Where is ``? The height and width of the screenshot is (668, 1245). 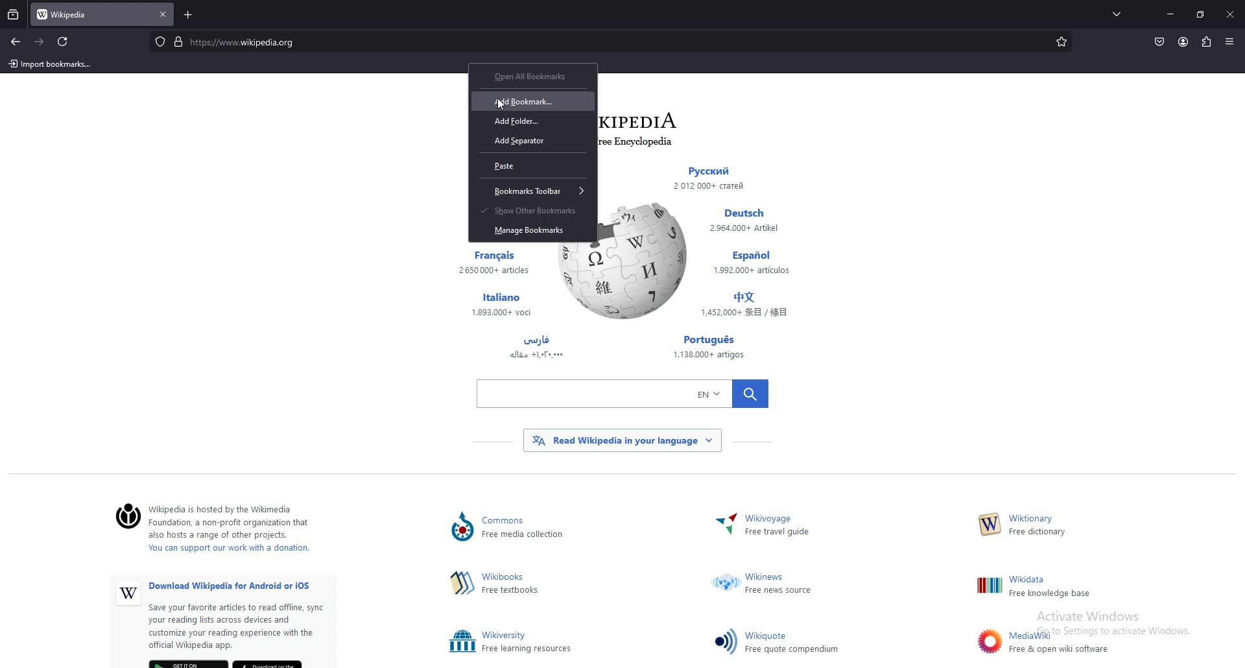
 is located at coordinates (1061, 587).